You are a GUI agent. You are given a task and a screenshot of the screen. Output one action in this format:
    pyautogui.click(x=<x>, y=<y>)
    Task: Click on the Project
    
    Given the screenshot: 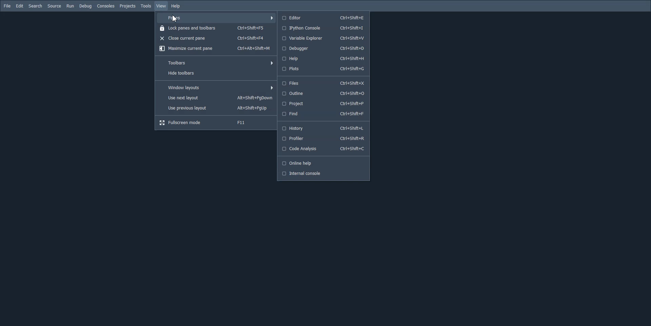 What is the action you would take?
    pyautogui.click(x=324, y=104)
    